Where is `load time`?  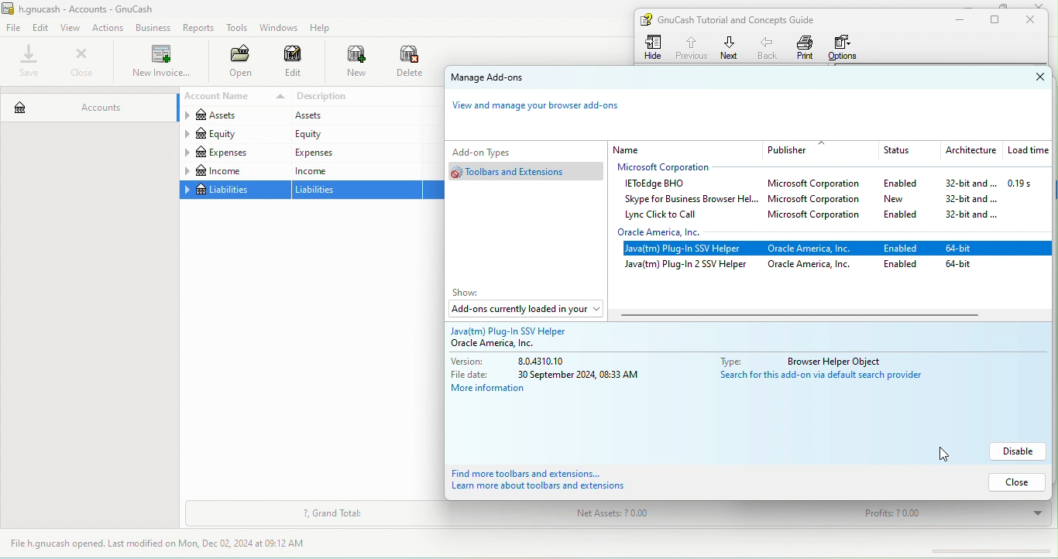
load time is located at coordinates (1026, 151).